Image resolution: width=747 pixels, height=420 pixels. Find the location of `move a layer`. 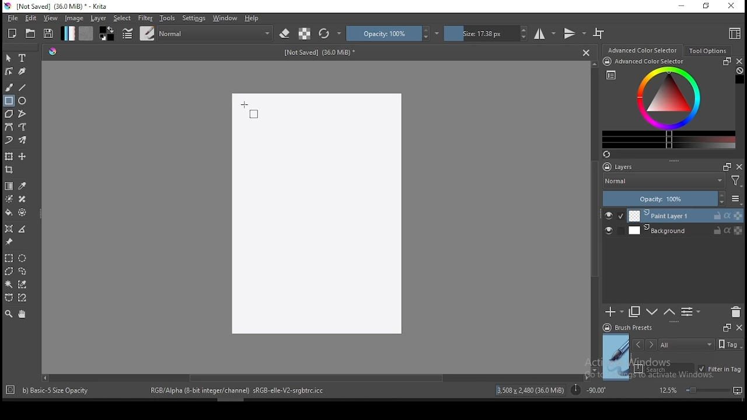

move a layer is located at coordinates (22, 157).